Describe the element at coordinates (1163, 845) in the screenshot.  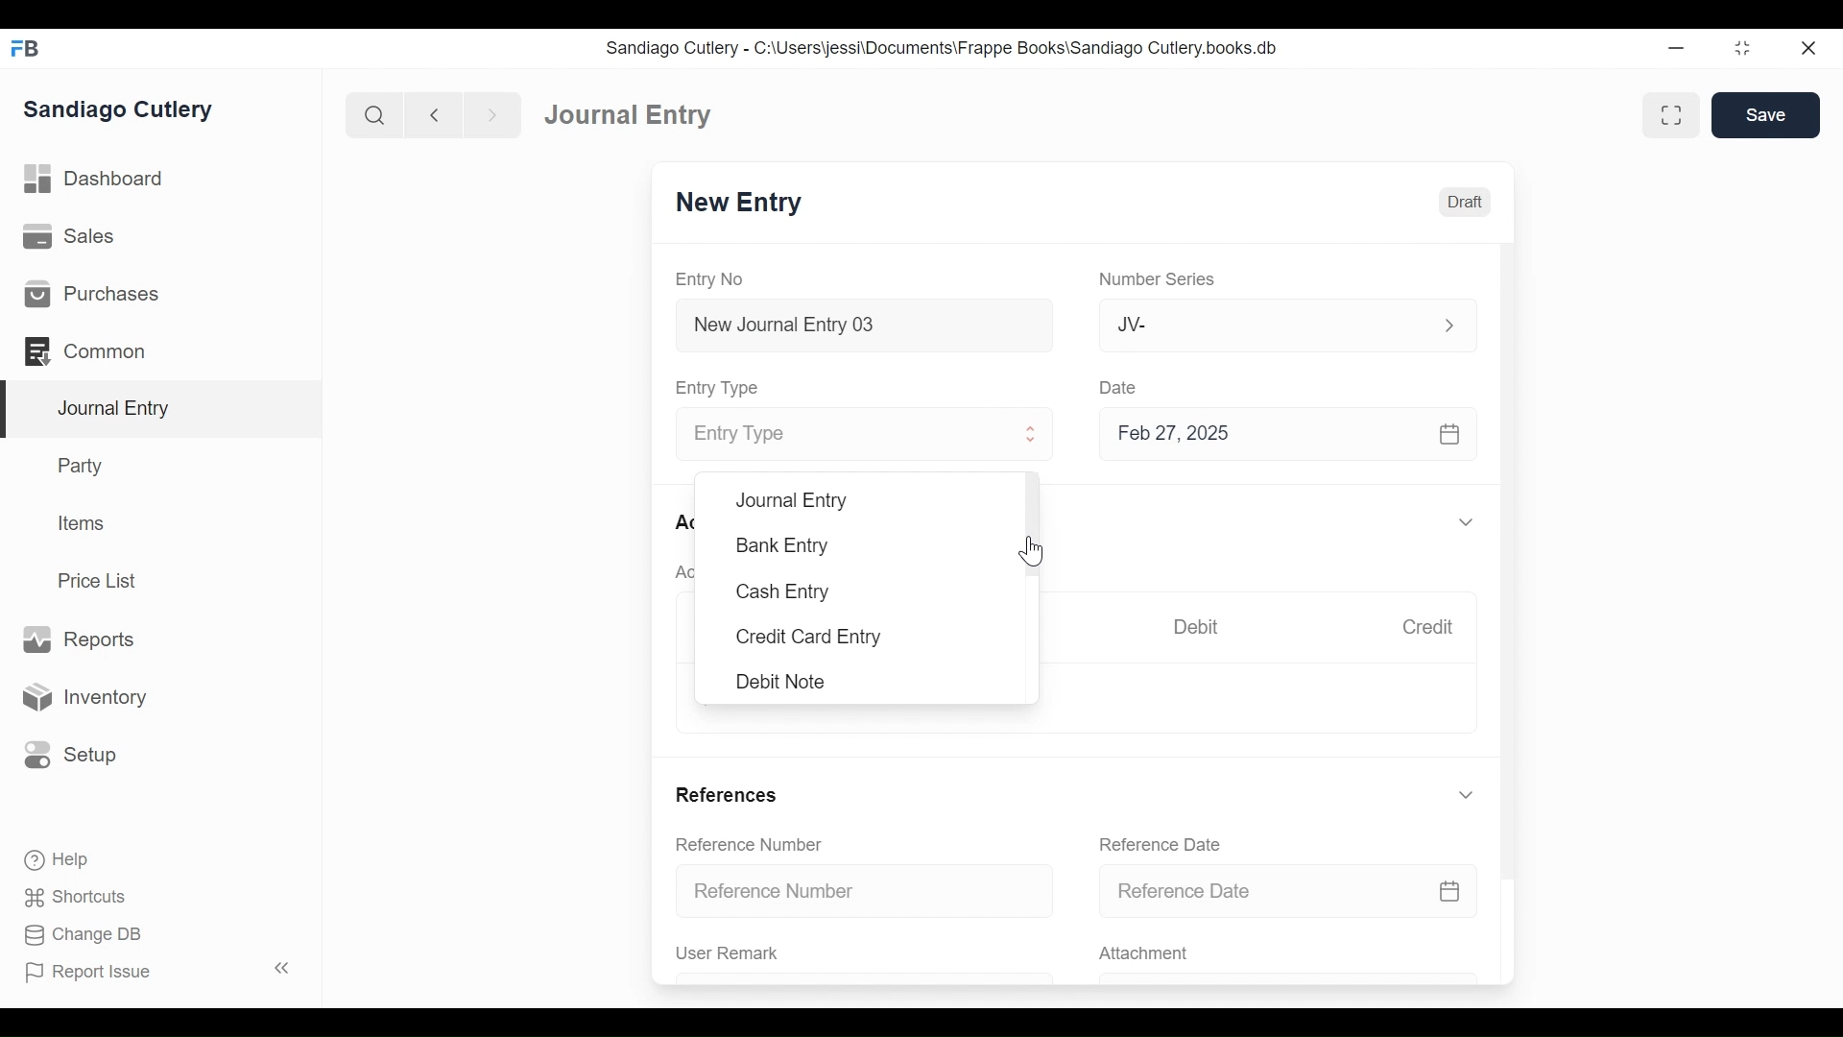
I see `Reference Date` at that location.